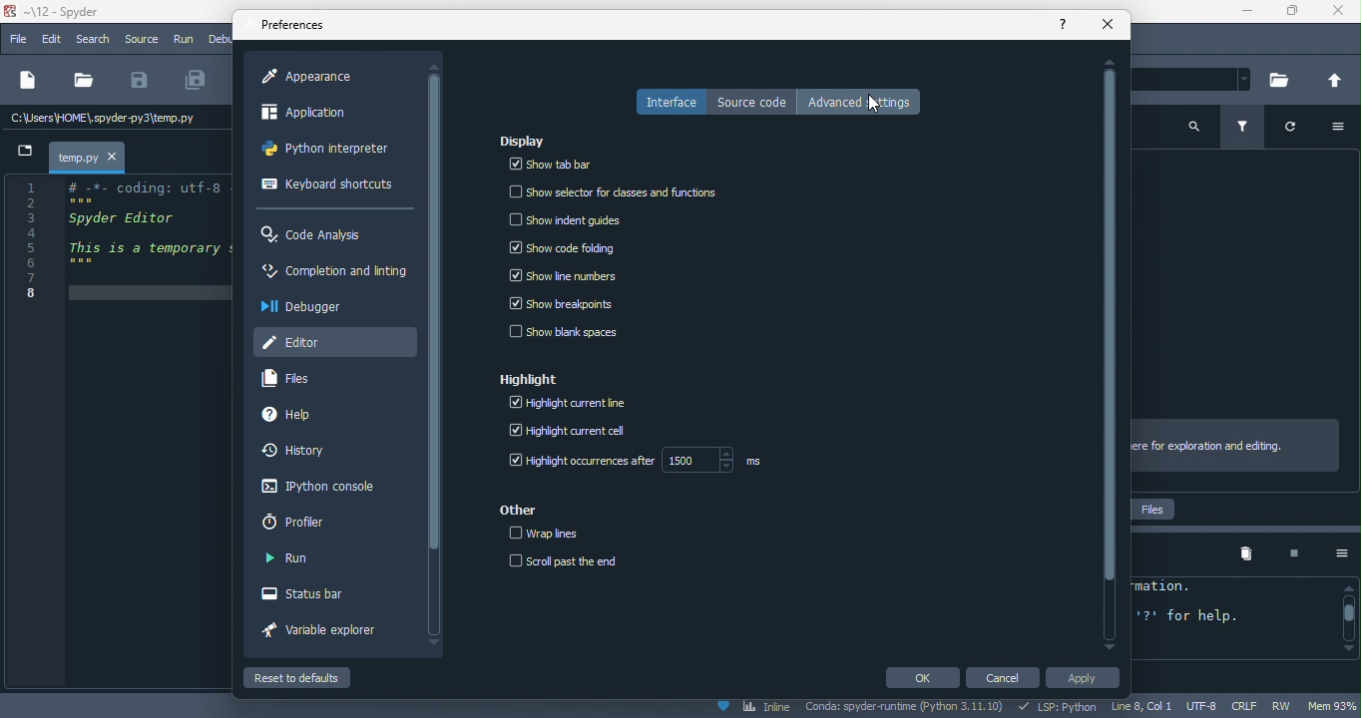 The width and height of the screenshot is (1361, 718). Describe the element at coordinates (220, 38) in the screenshot. I see `debug` at that location.